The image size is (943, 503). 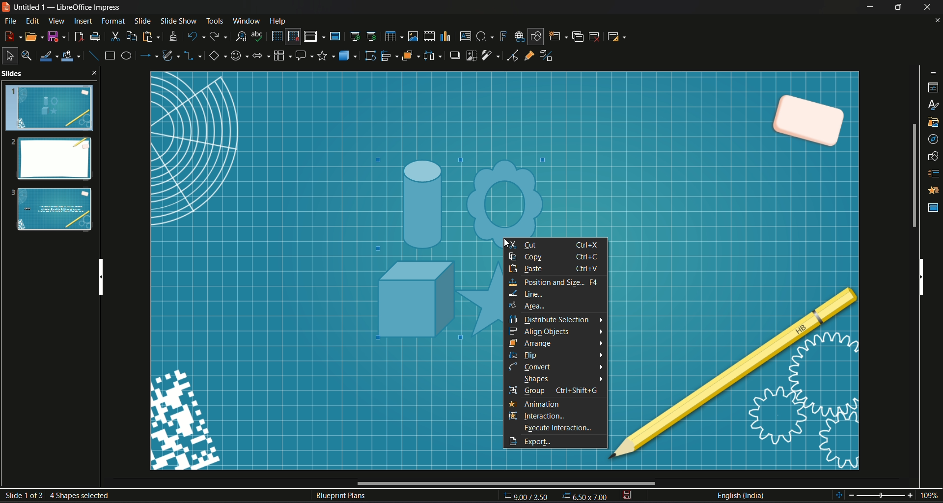 What do you see at coordinates (411, 56) in the screenshot?
I see `arrange` at bounding box center [411, 56].